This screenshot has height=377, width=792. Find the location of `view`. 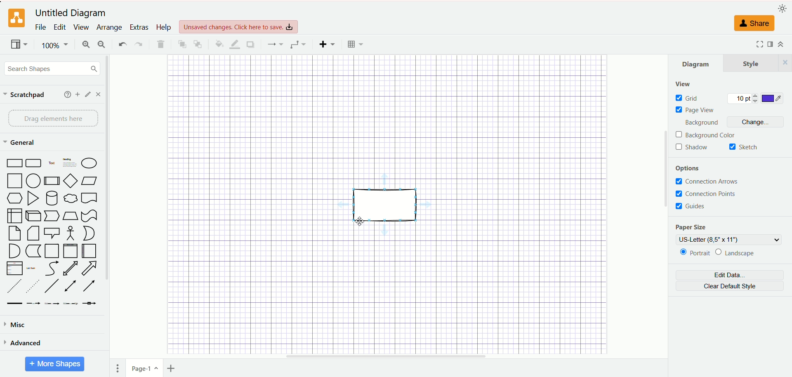

view is located at coordinates (17, 44).